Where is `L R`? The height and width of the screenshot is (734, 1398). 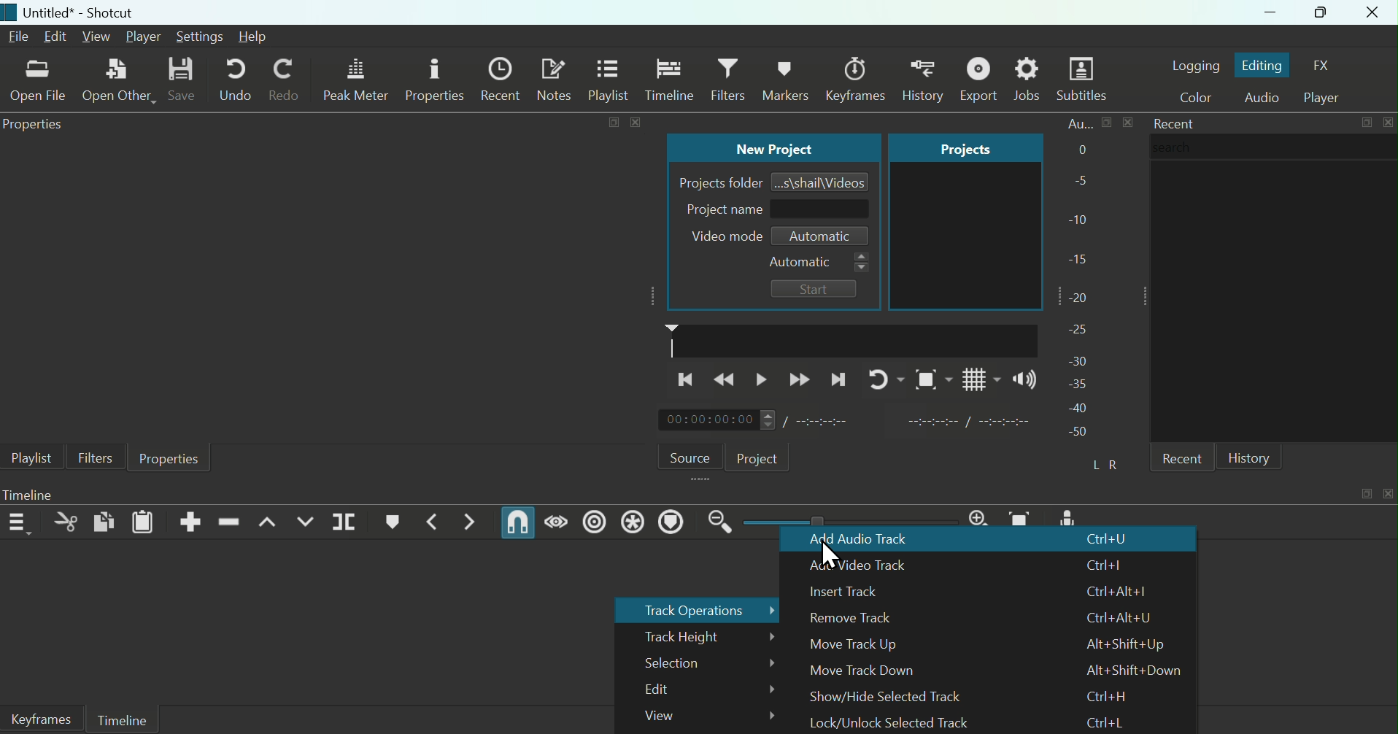 L R is located at coordinates (1110, 465).